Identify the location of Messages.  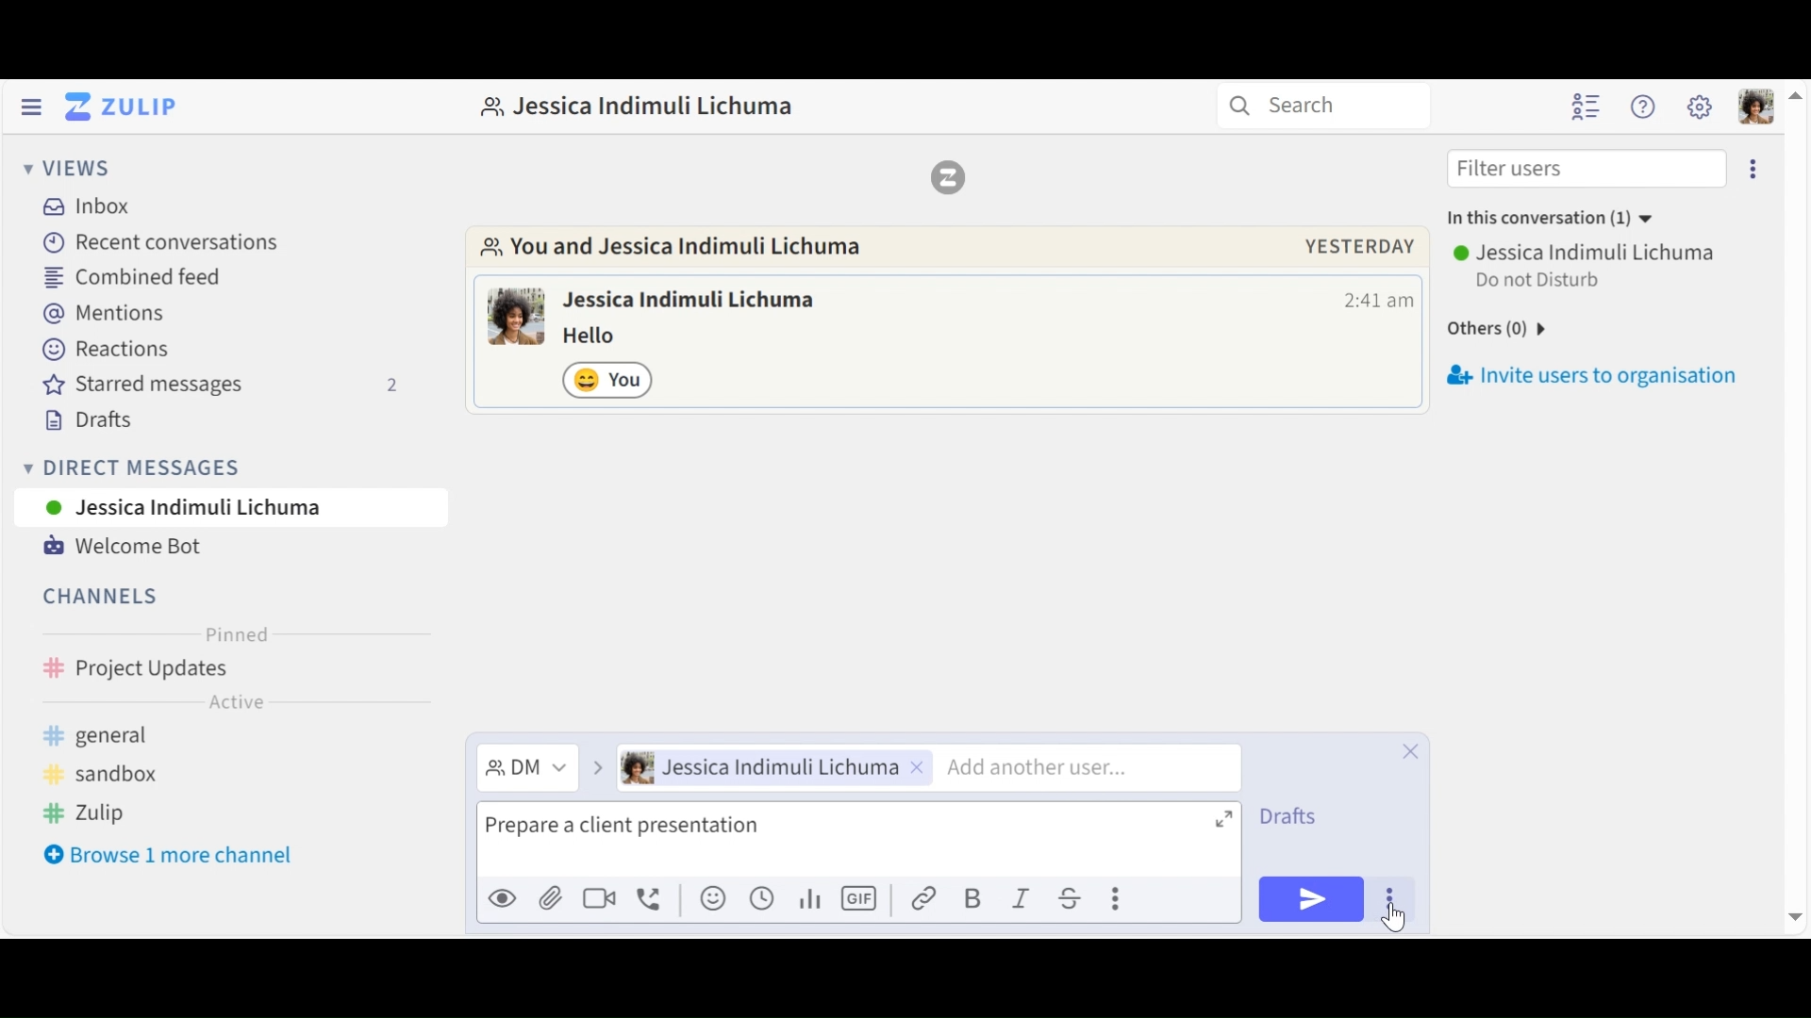
(603, 337).